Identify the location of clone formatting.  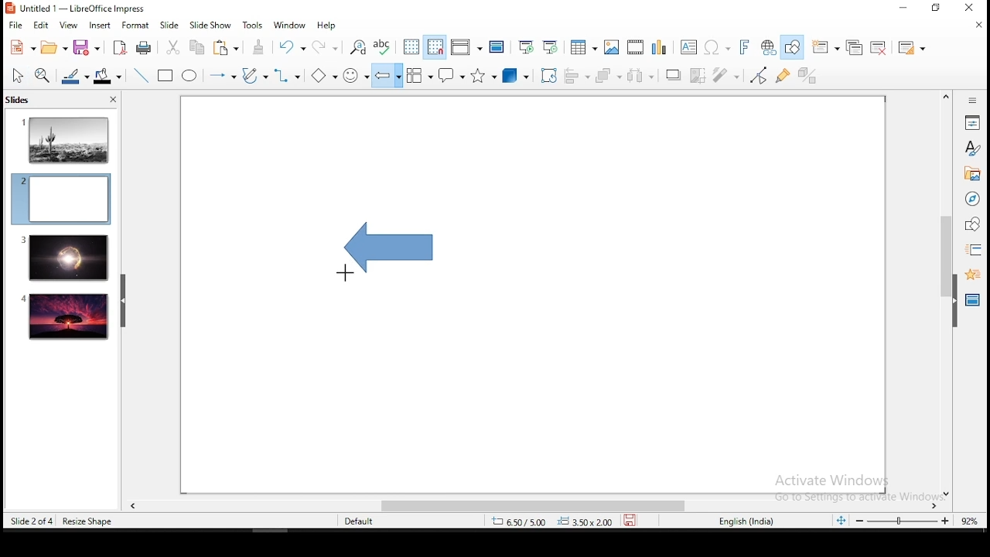
(259, 47).